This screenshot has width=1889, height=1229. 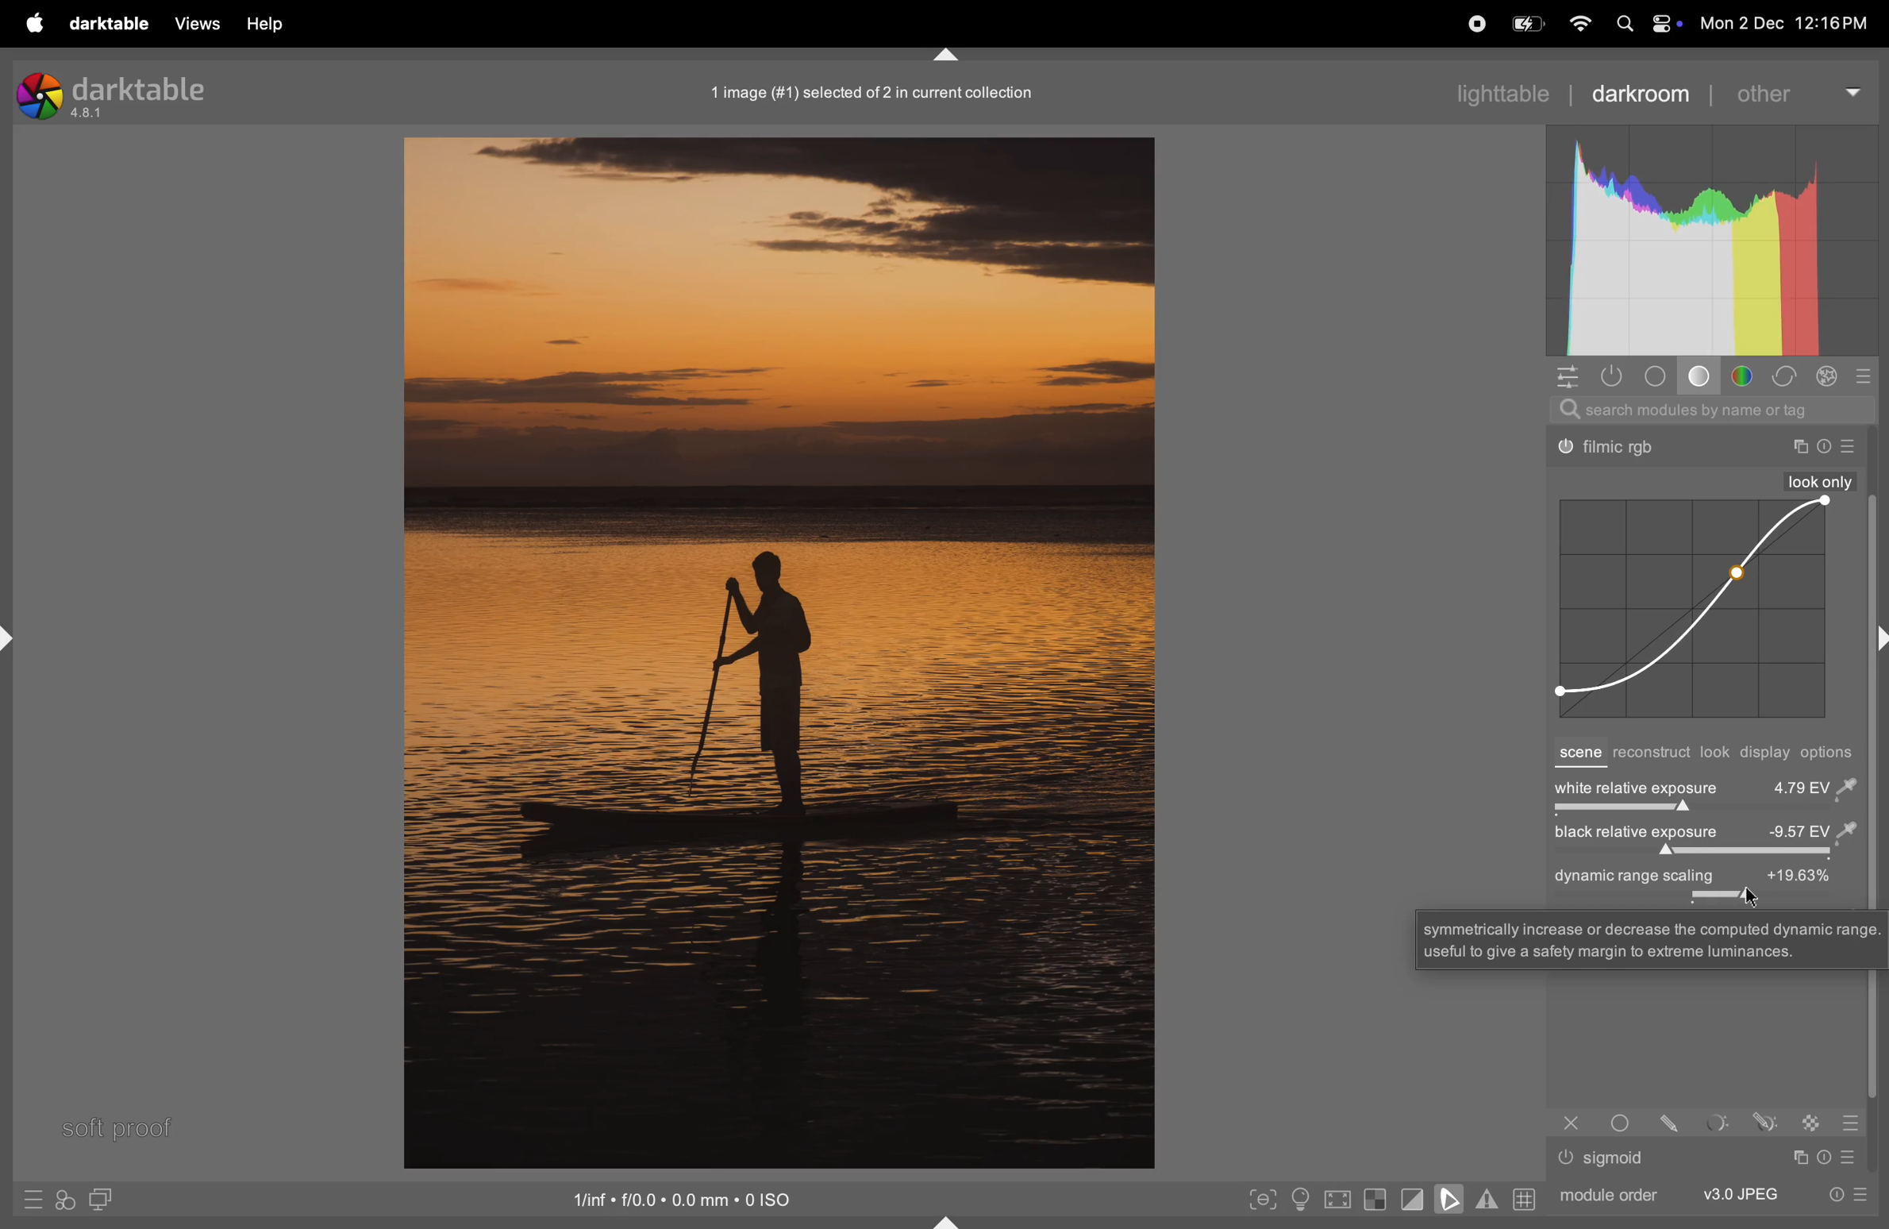 What do you see at coordinates (1660, 376) in the screenshot?
I see `tone ` at bounding box center [1660, 376].